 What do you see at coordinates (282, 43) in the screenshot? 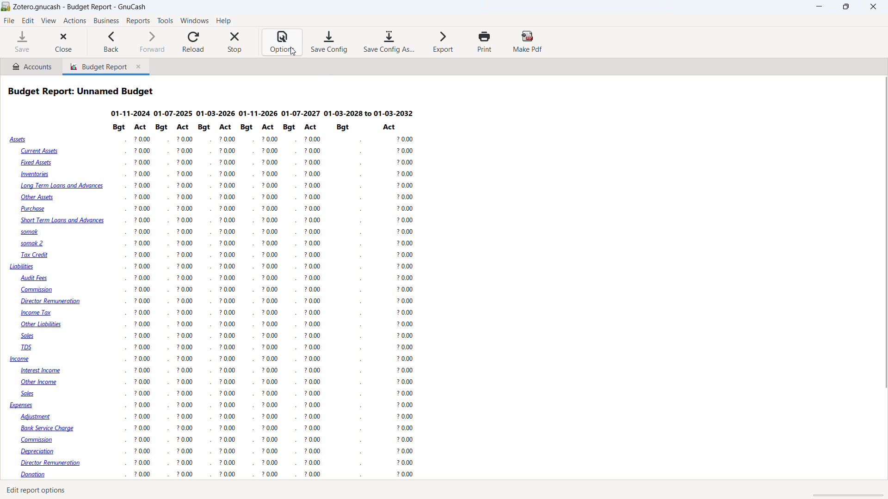
I see `options` at bounding box center [282, 43].